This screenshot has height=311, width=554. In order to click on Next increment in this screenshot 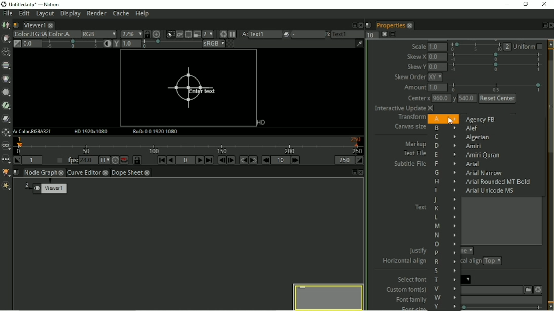, I will do `click(296, 160)`.